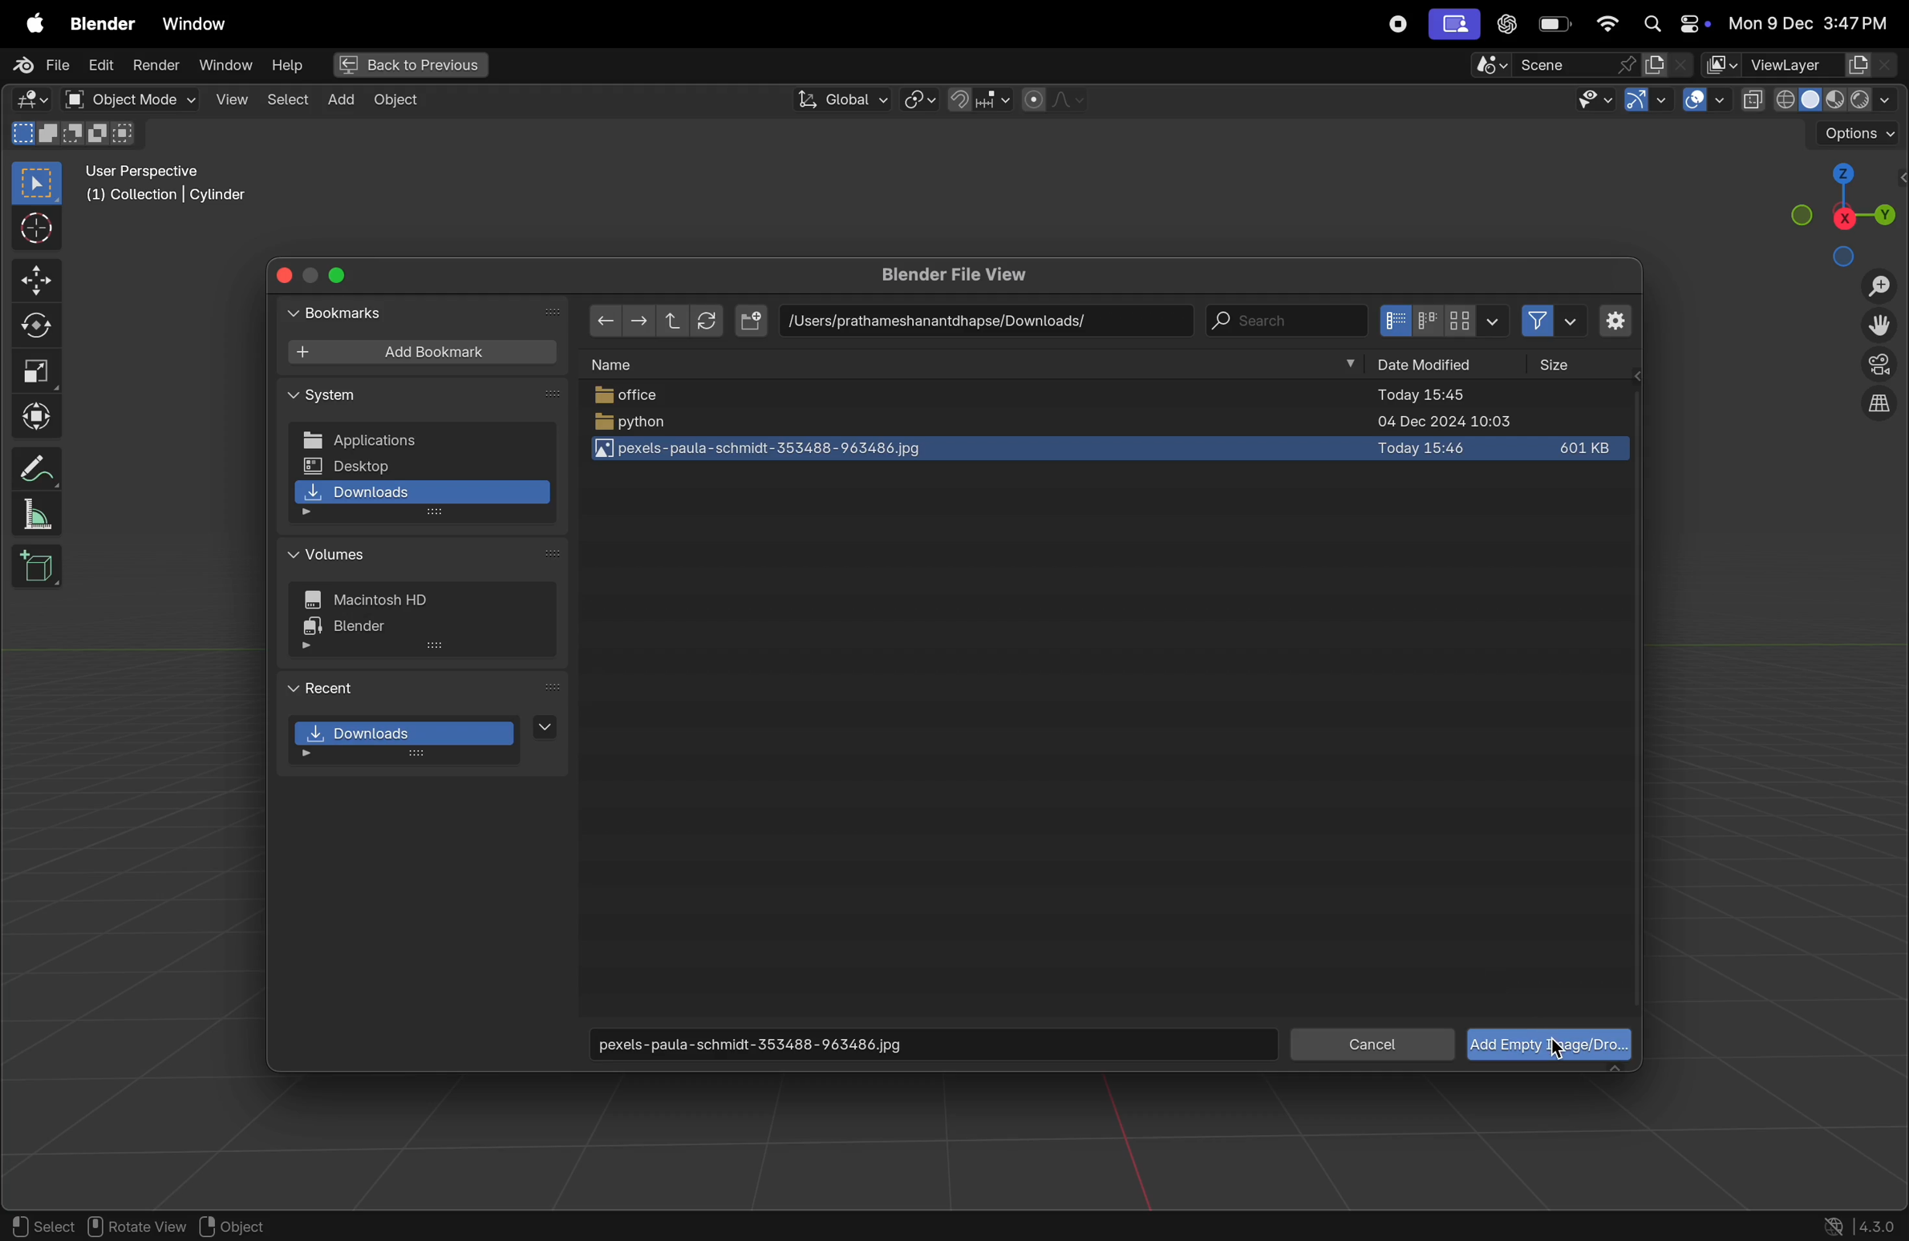 This screenshot has height=1241, width=1909. Describe the element at coordinates (339, 556) in the screenshot. I see `volumes` at that location.